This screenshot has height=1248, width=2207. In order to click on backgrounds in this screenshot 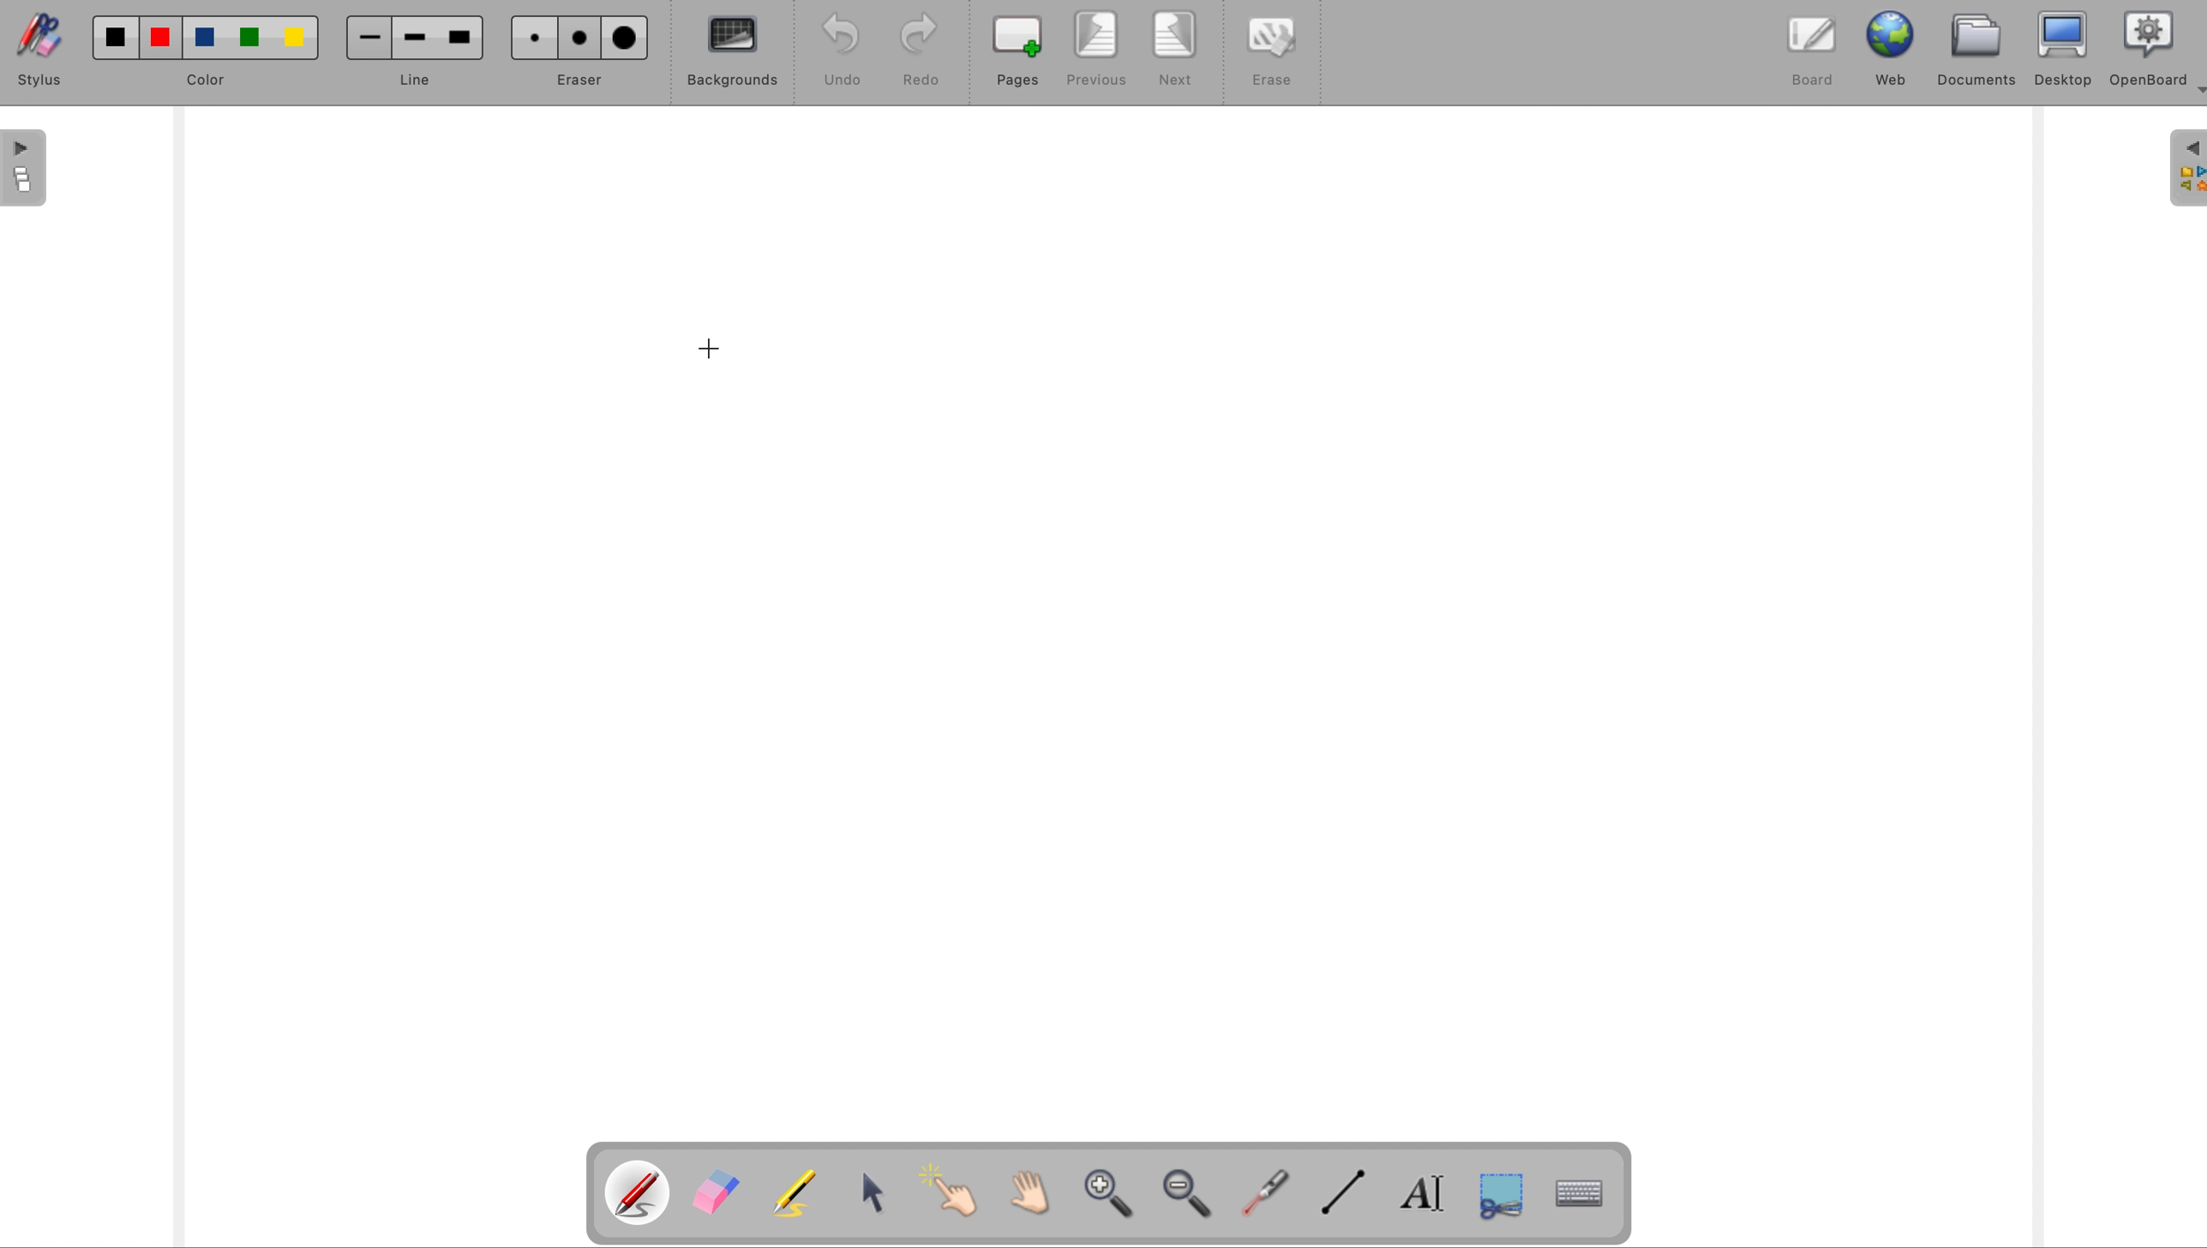, I will do `click(732, 57)`.